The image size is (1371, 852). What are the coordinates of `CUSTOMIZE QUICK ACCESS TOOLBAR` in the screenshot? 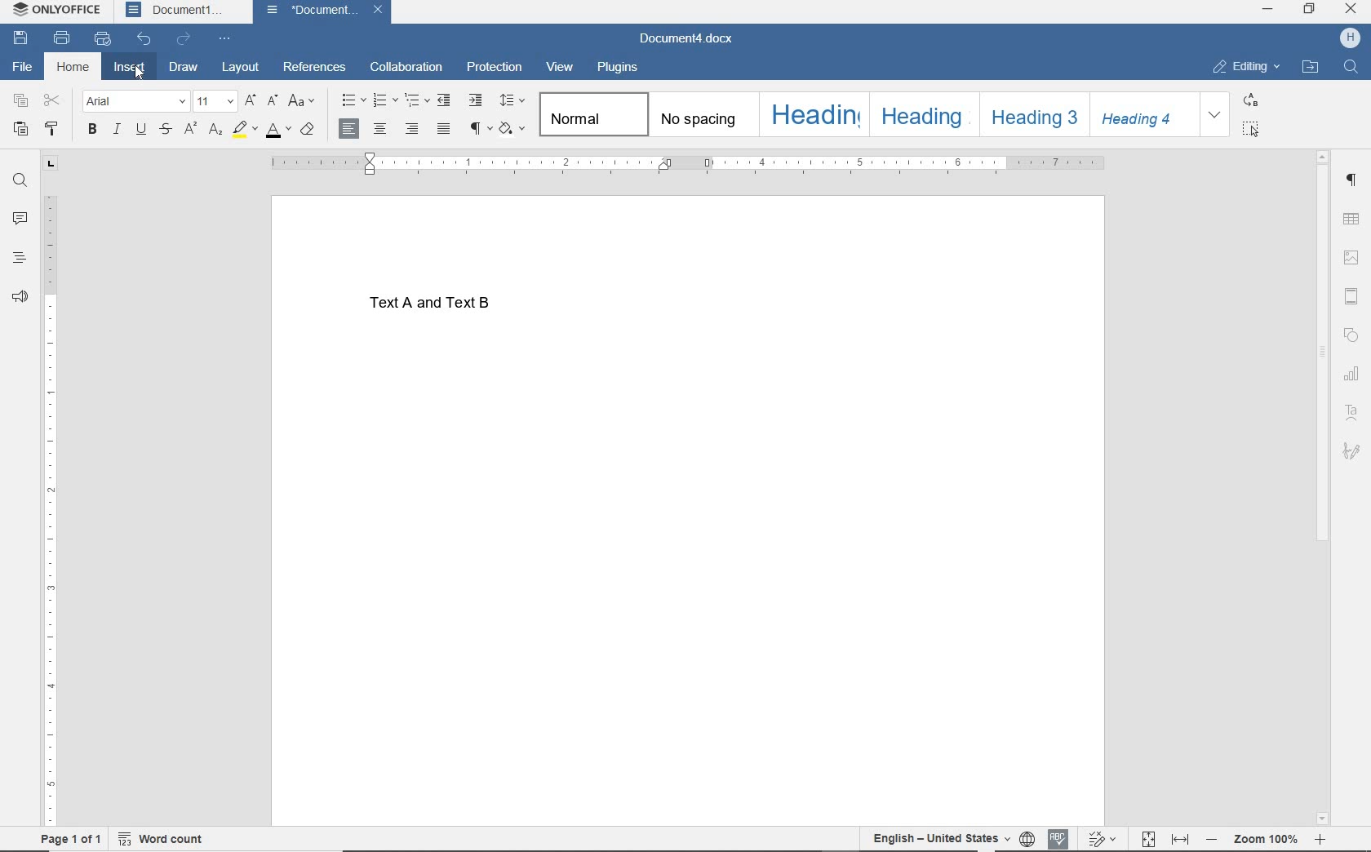 It's located at (227, 37).